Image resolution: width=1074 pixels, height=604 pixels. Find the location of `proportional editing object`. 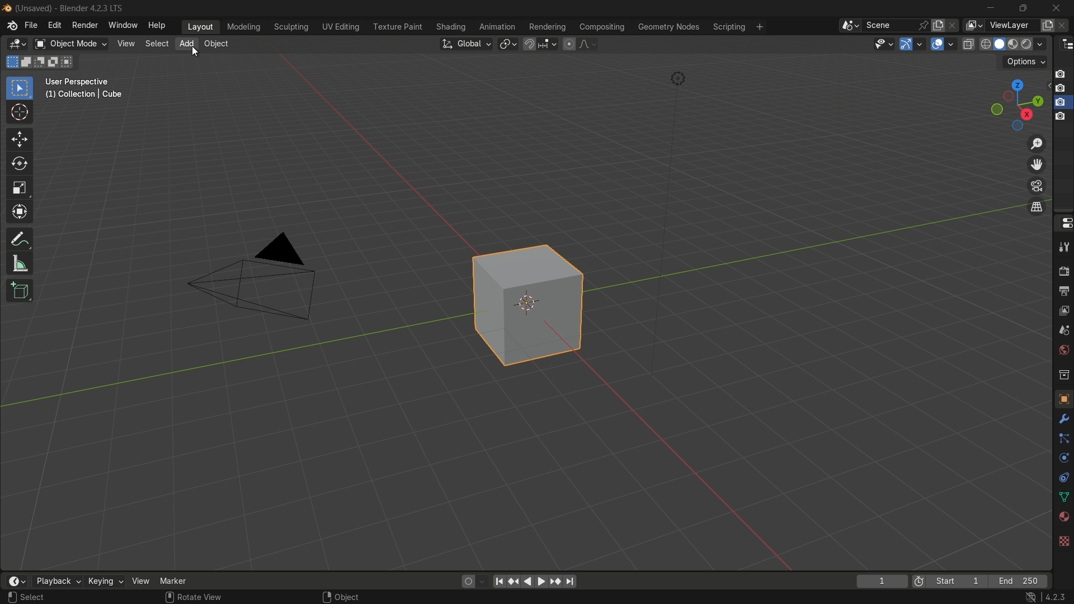

proportional editing object is located at coordinates (568, 44).